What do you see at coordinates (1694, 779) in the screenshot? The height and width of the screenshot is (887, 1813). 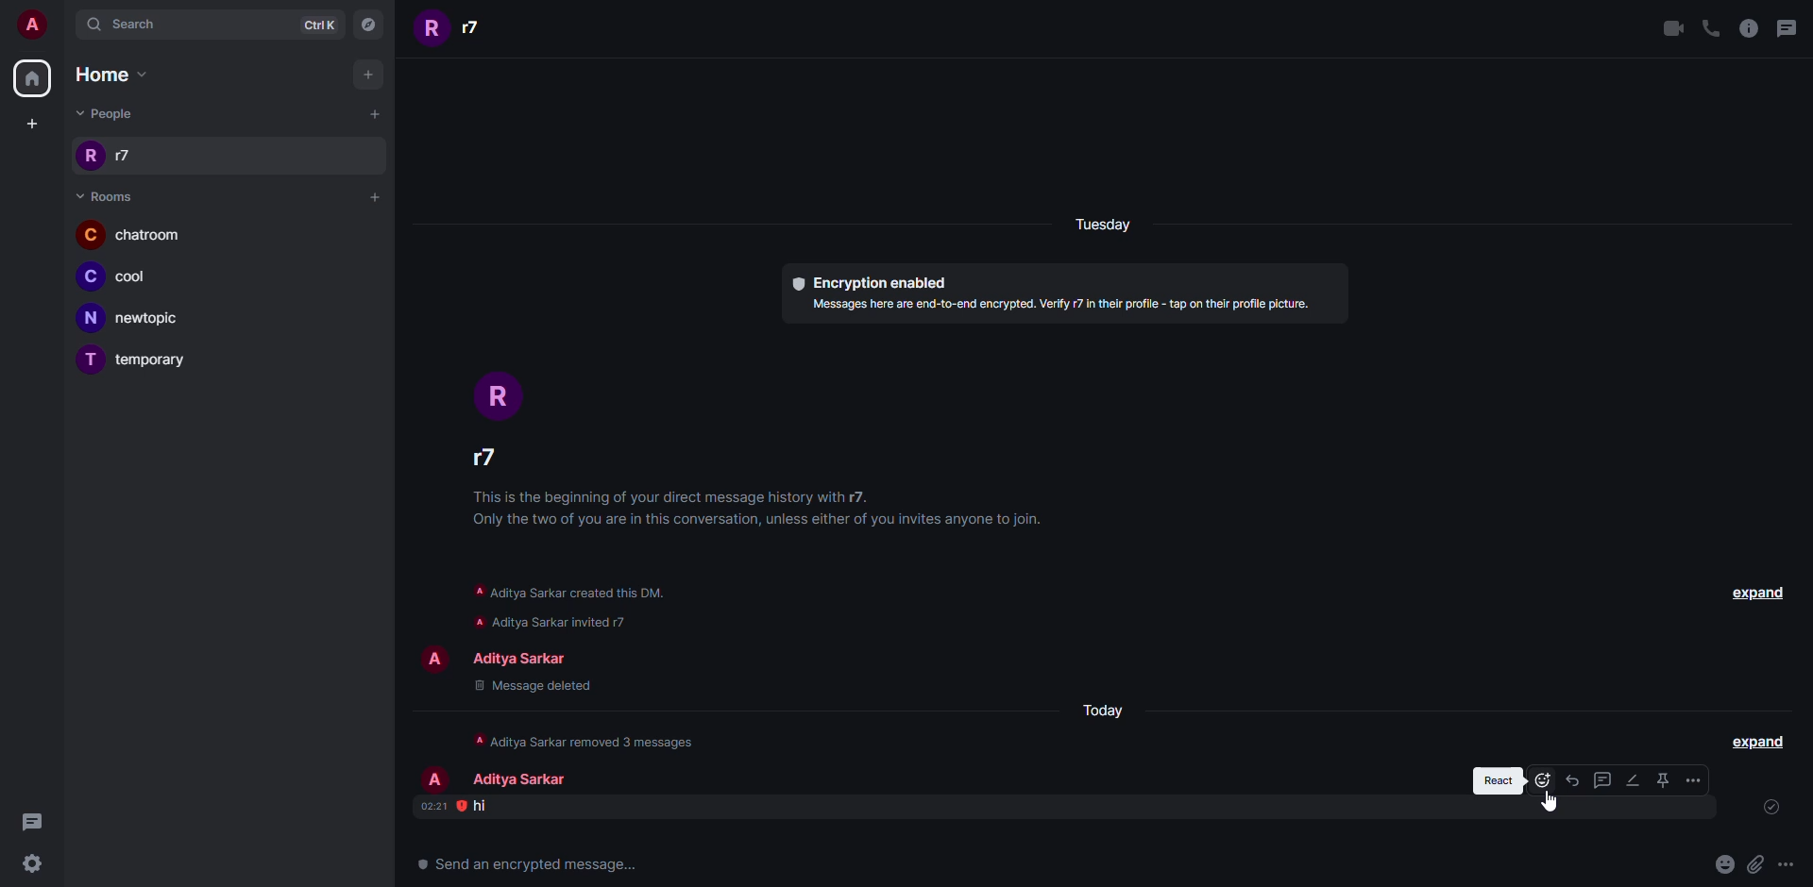 I see `options` at bounding box center [1694, 779].